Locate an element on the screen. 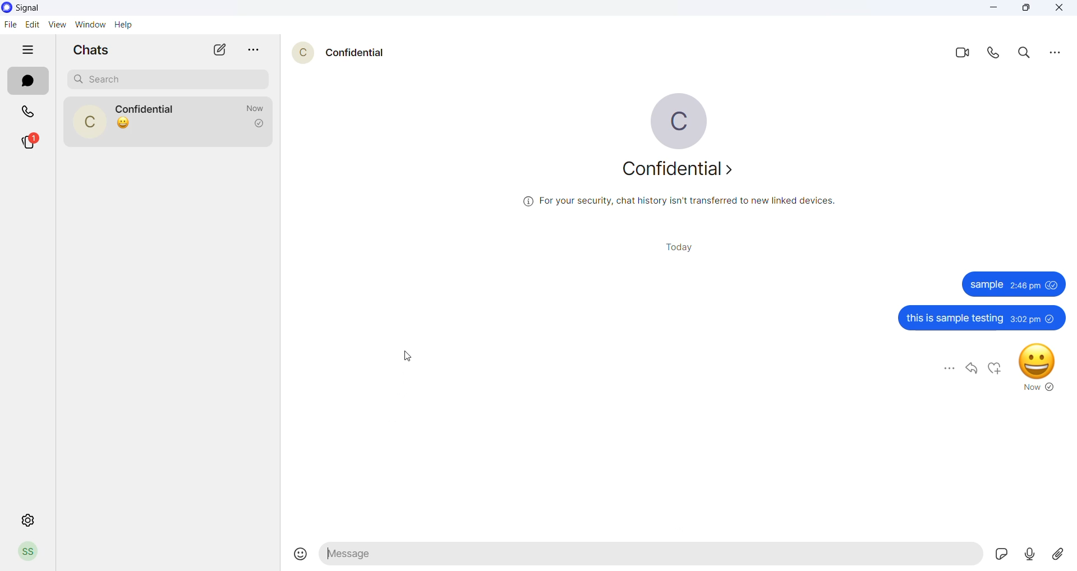 Image resolution: width=1077 pixels, height=571 pixels. close is located at coordinates (1057, 10).